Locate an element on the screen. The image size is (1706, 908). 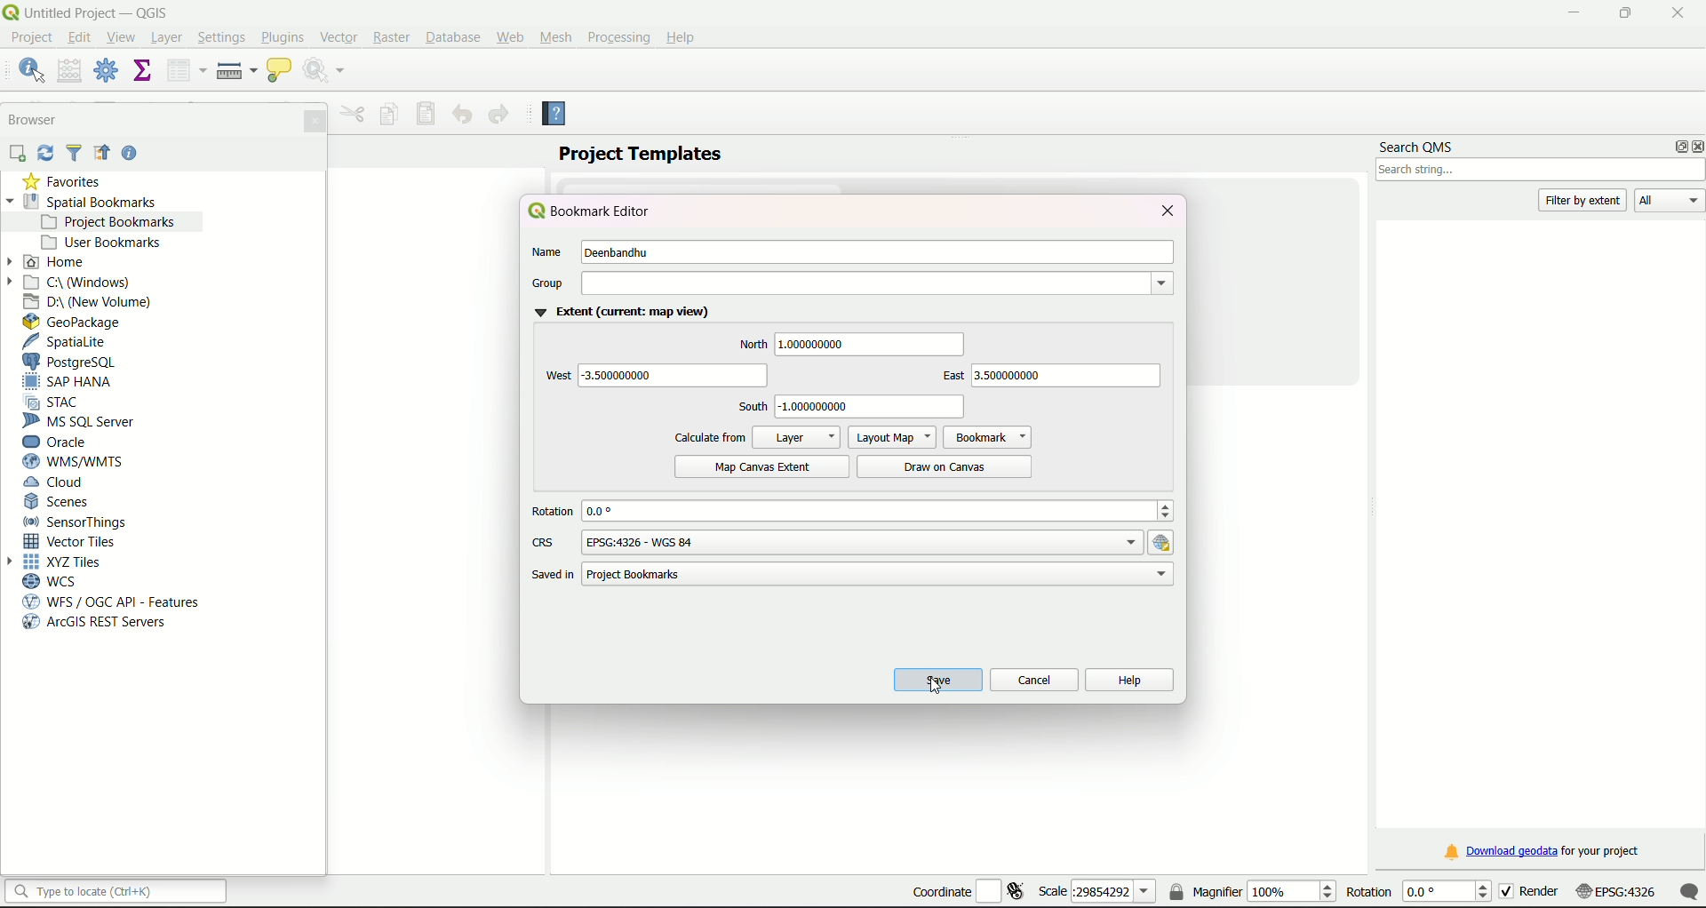
calculate from is located at coordinates (707, 437).